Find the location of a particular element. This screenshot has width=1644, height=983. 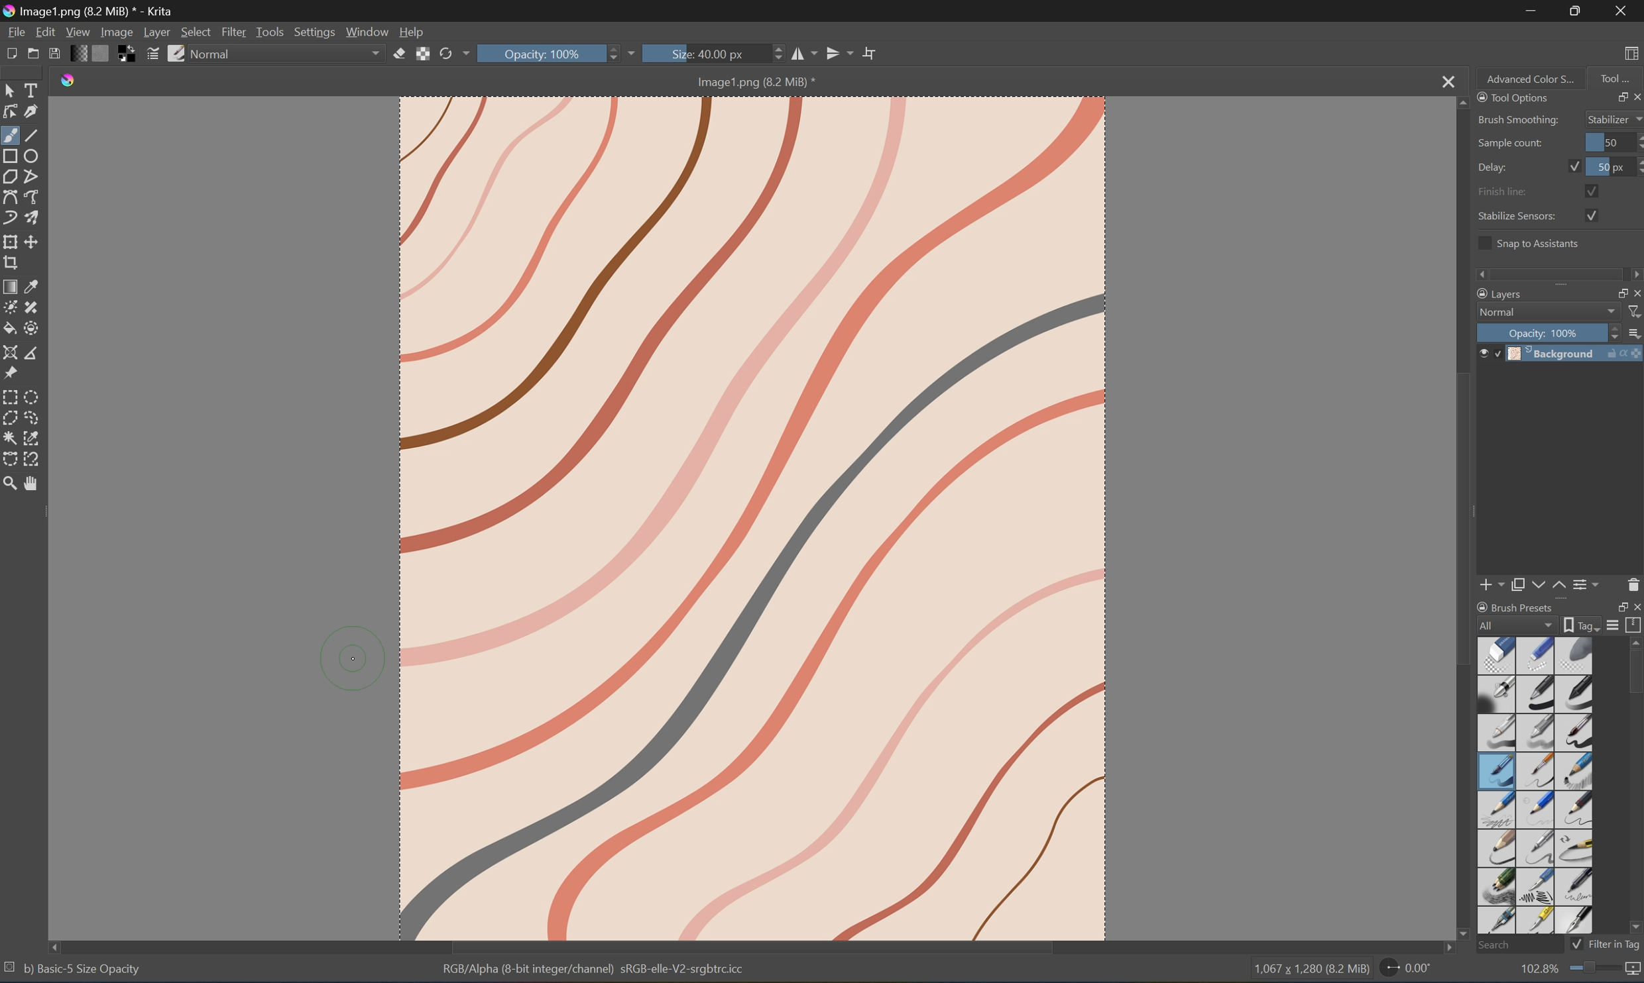

Sample count: is located at coordinates (1507, 144).